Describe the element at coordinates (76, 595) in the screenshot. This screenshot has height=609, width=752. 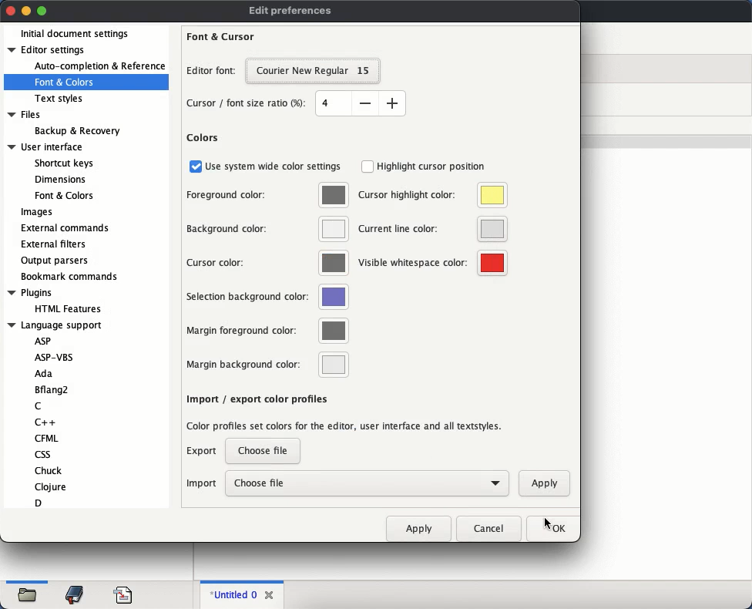
I see `bookmark` at that location.